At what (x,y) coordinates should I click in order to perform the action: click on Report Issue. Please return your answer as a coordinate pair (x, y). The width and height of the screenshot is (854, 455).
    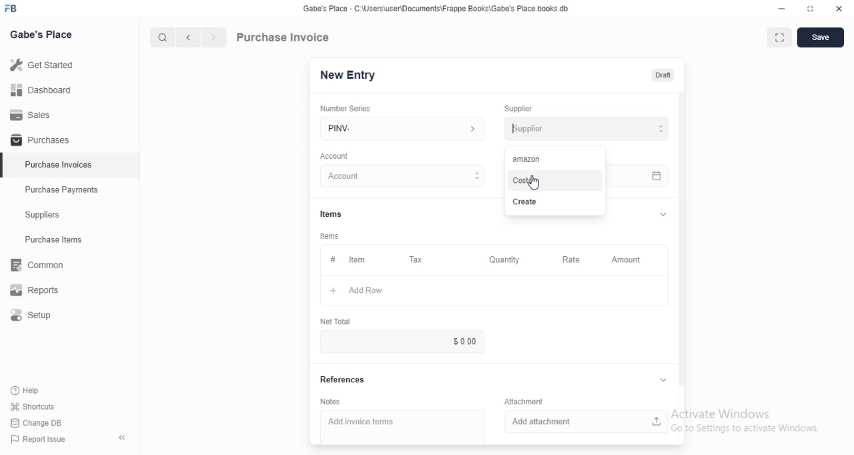
    Looking at the image, I should click on (39, 439).